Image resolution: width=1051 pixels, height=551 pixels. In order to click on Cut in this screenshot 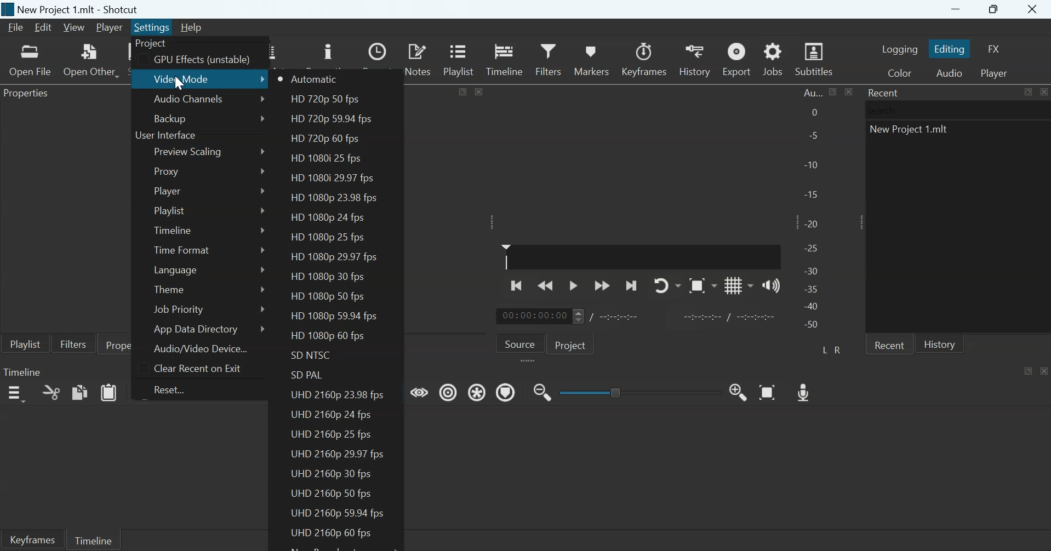, I will do `click(51, 392)`.